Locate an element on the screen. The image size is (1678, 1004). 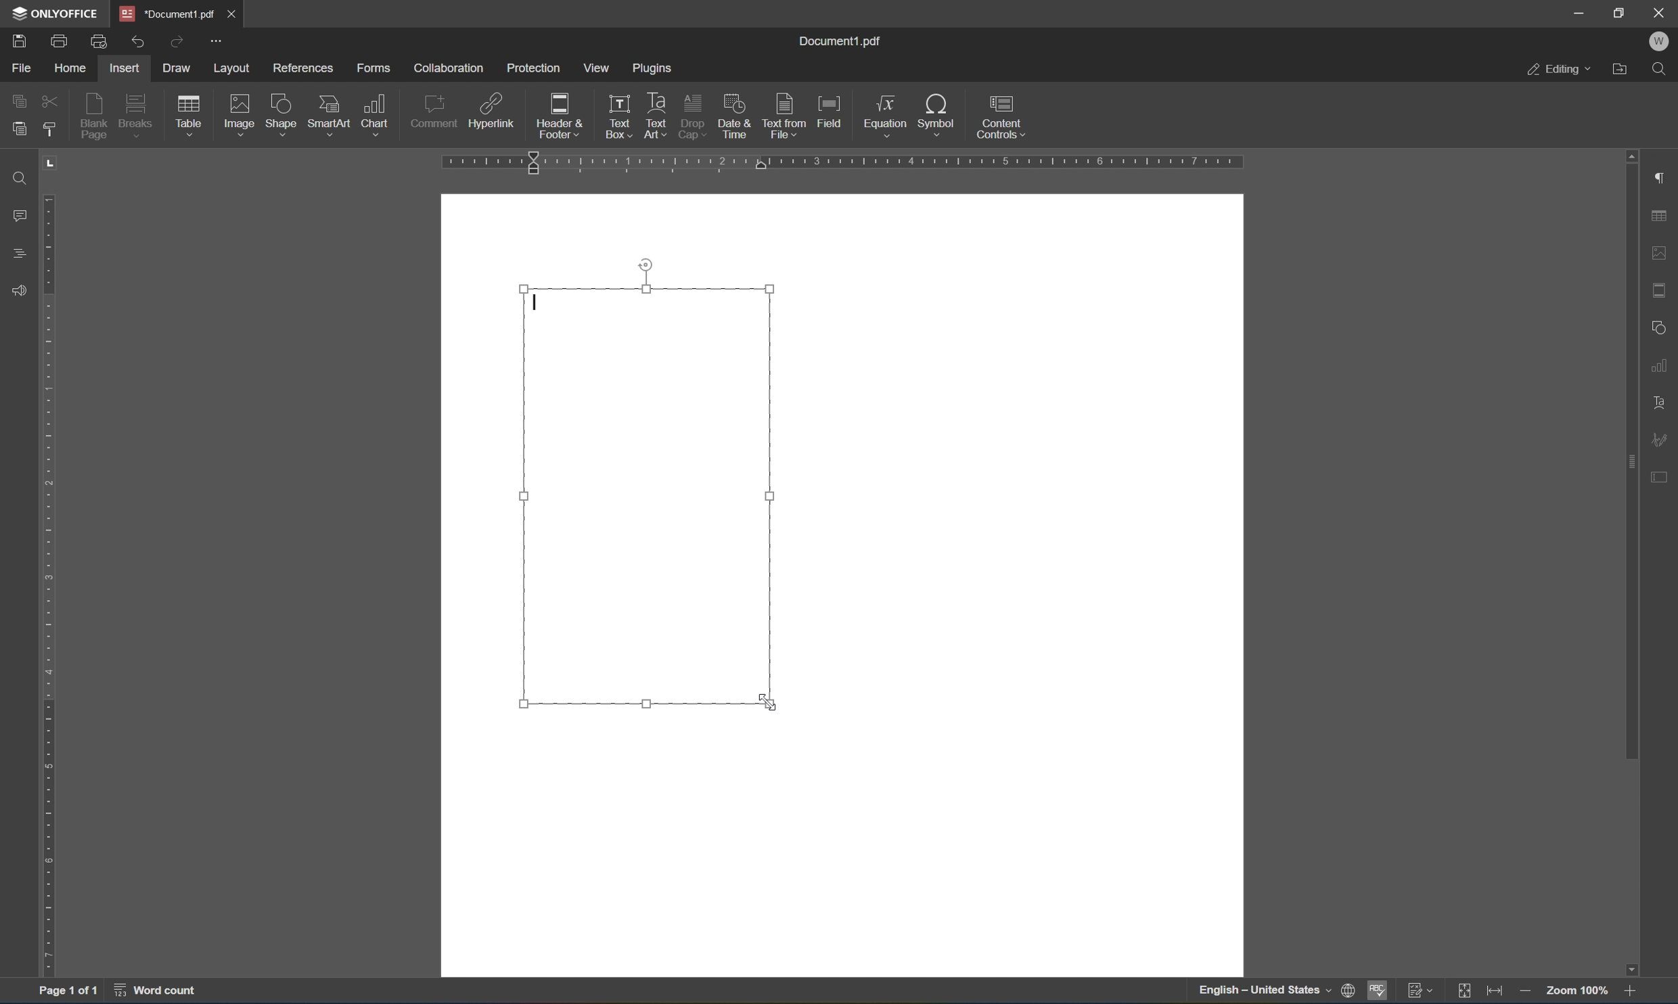
Save is located at coordinates (20, 41).